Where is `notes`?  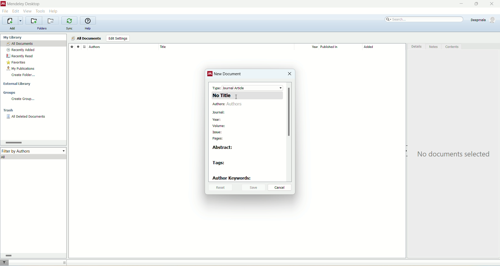 notes is located at coordinates (434, 47).